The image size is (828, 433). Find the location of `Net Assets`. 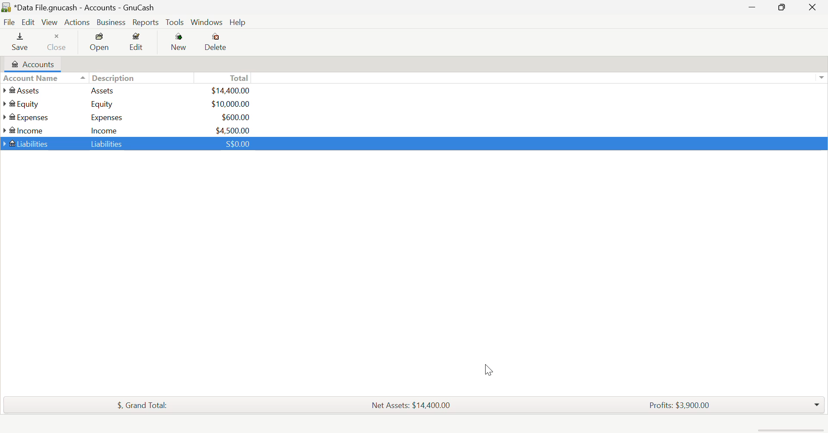

Net Assets is located at coordinates (413, 405).